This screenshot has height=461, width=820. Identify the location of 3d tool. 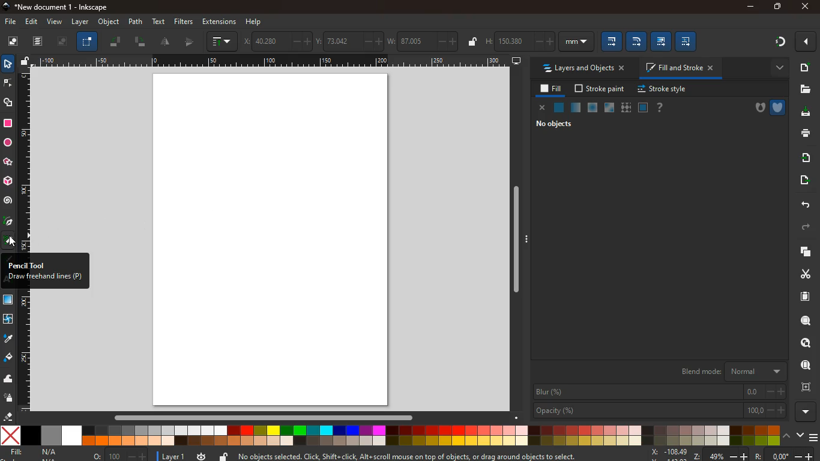
(9, 181).